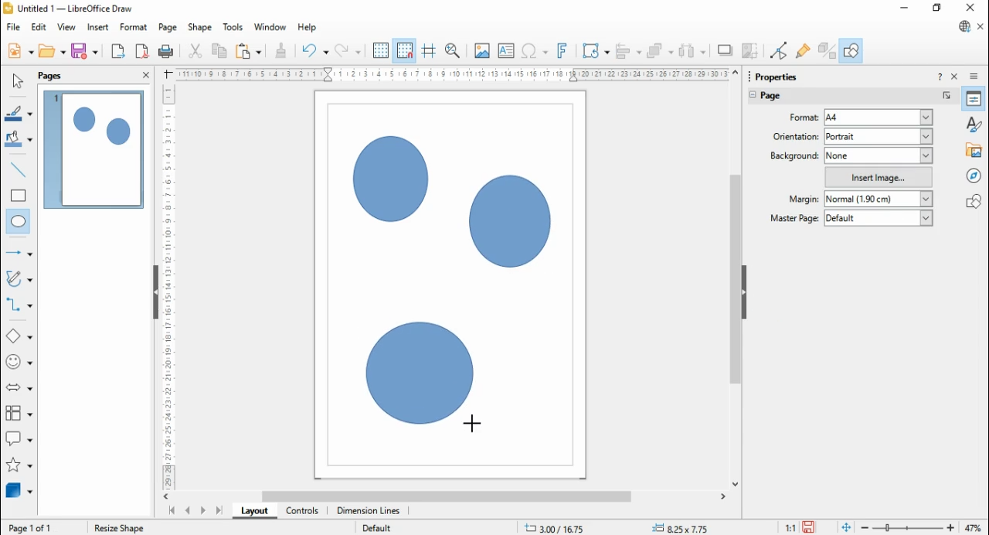 The image size is (989, 535). What do you see at coordinates (556, 527) in the screenshot?
I see ` .11.58/ 13.41` at bounding box center [556, 527].